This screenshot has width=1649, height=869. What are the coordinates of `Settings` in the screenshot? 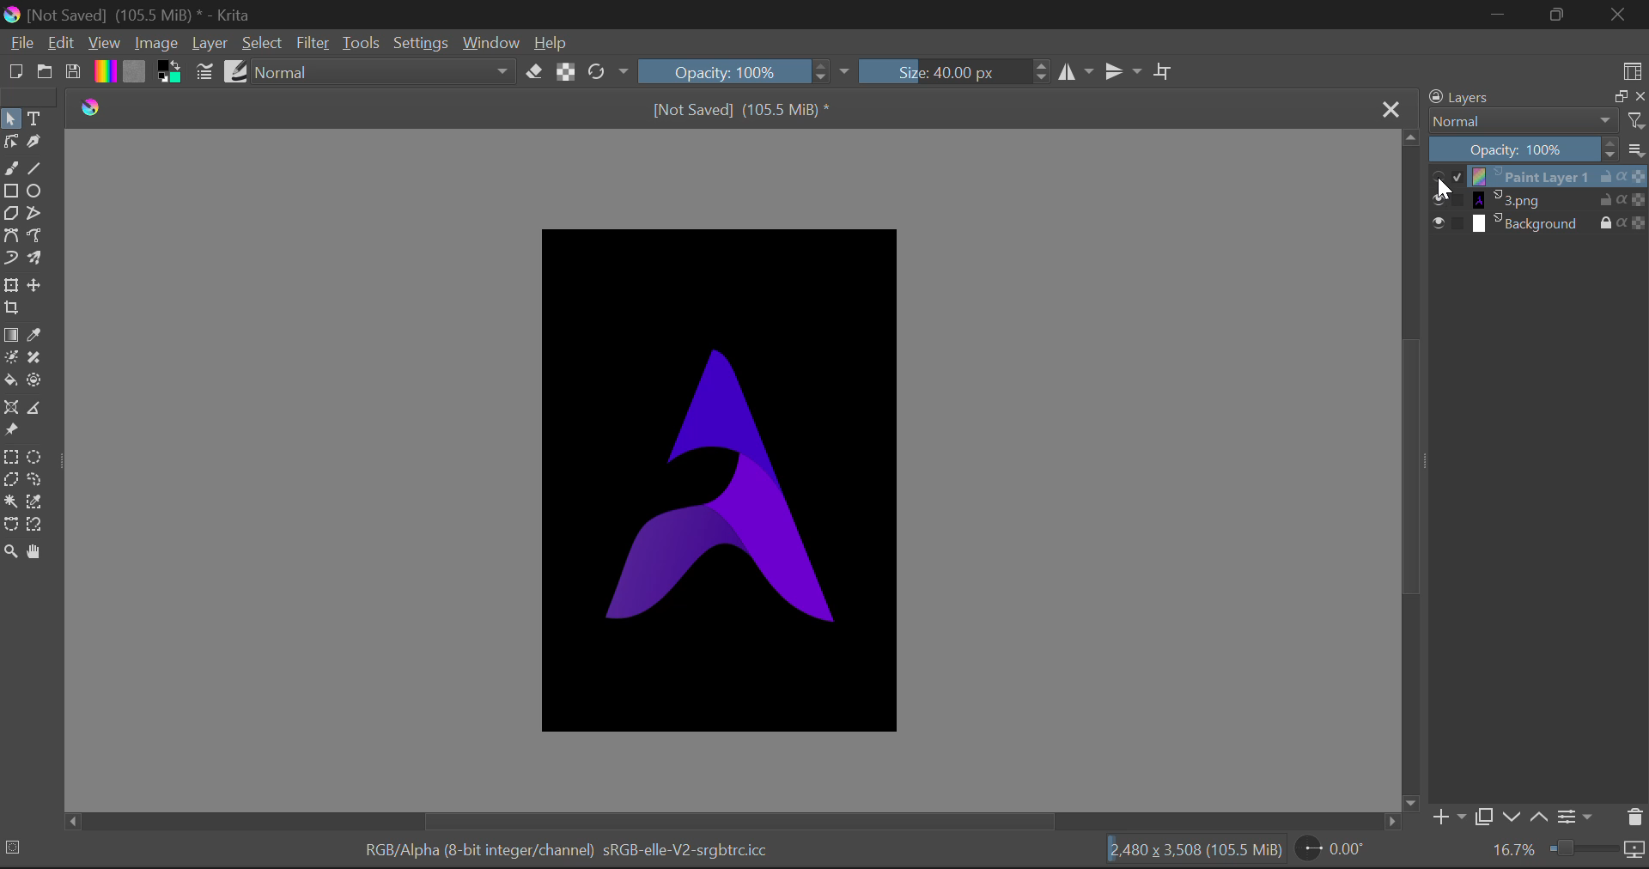 It's located at (423, 44).